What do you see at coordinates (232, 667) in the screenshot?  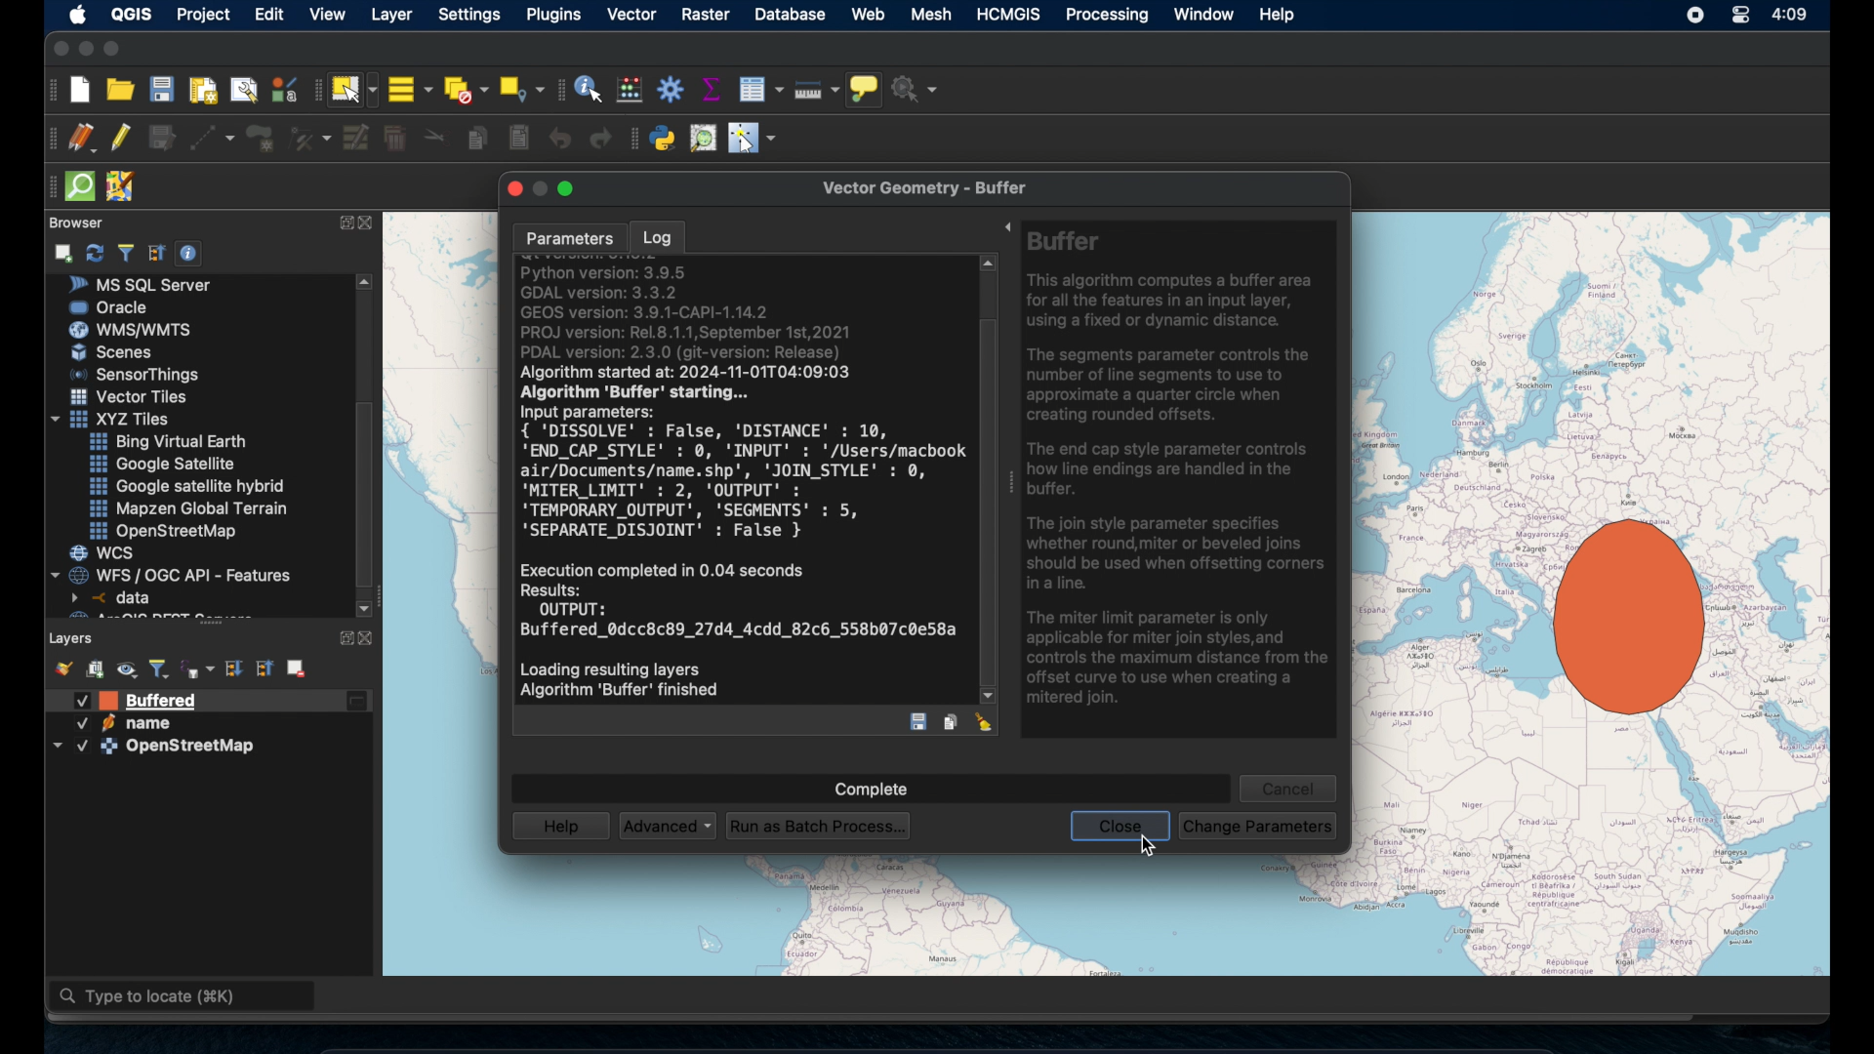 I see `expand all` at bounding box center [232, 667].